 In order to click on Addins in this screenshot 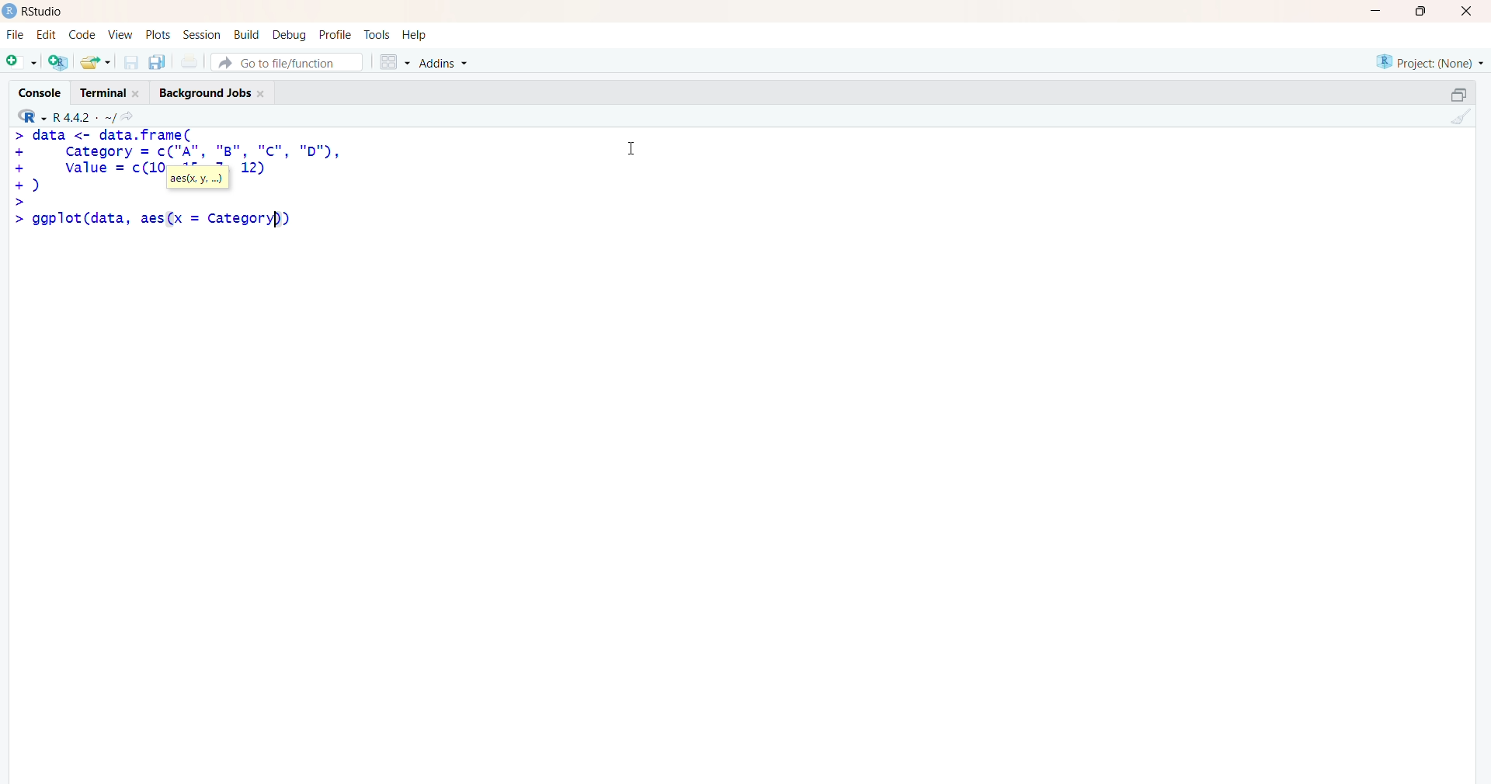, I will do `click(447, 64)`.